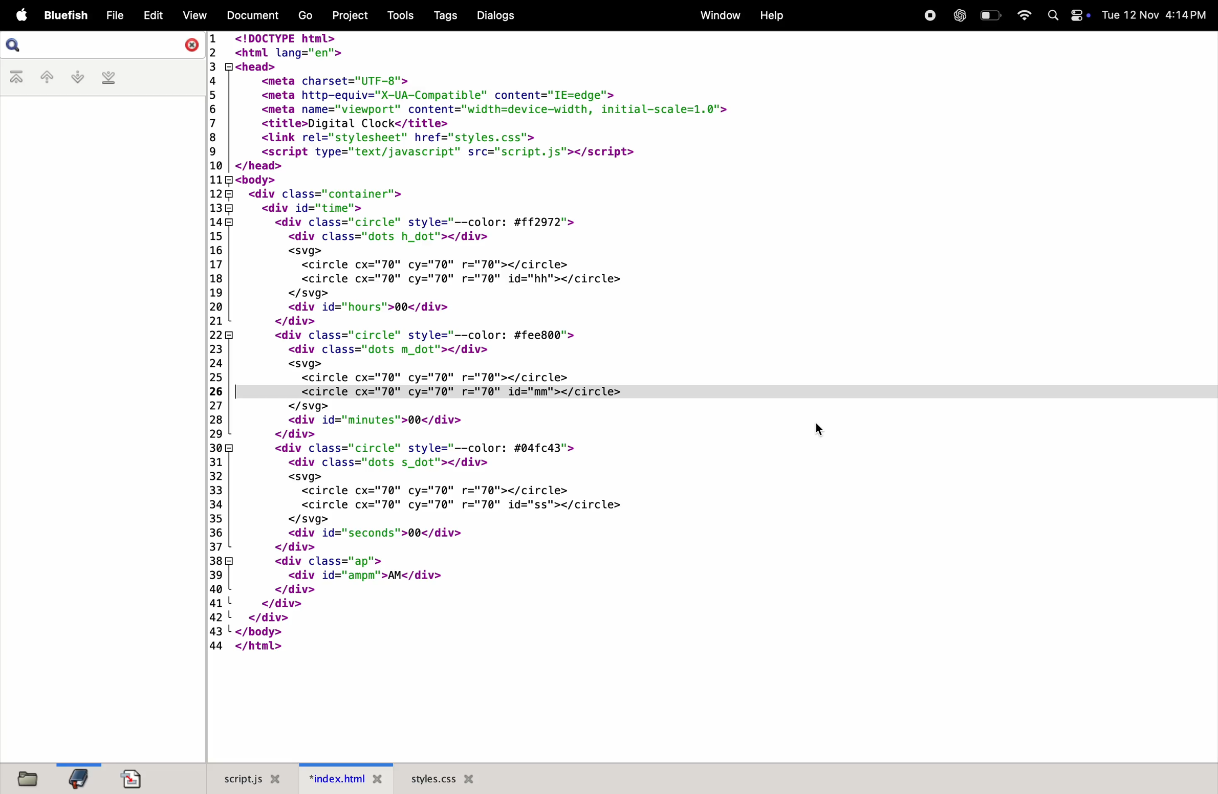  Describe the element at coordinates (1079, 16) in the screenshot. I see `Control center` at that location.